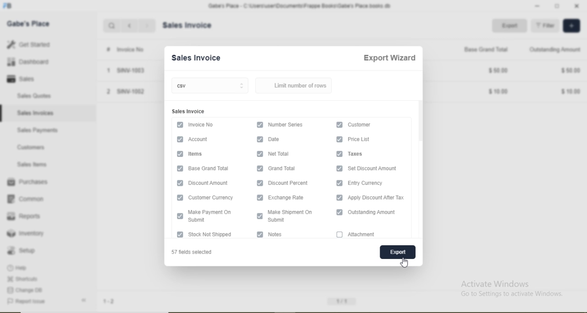 This screenshot has width=587, height=313. Describe the element at coordinates (179, 183) in the screenshot. I see `checkbox` at that location.